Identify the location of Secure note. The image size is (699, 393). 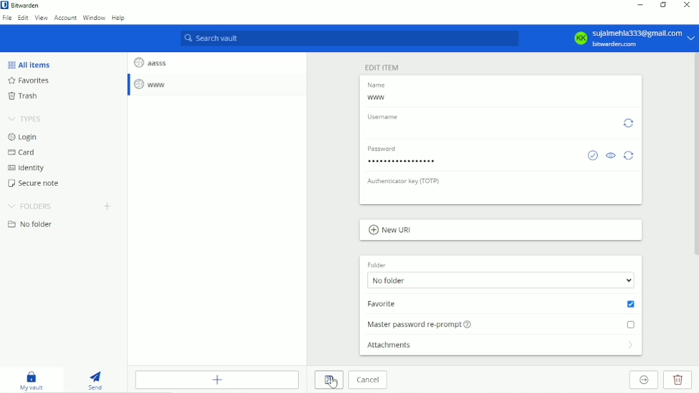
(36, 183).